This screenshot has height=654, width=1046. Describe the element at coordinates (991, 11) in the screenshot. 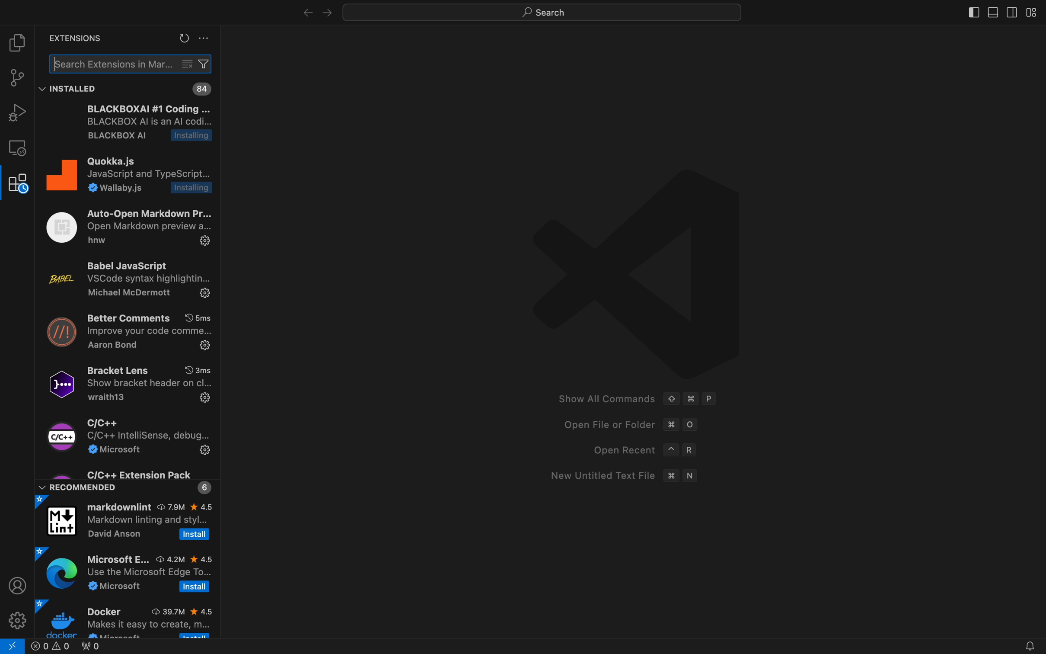

I see `toggle primary bar` at that location.